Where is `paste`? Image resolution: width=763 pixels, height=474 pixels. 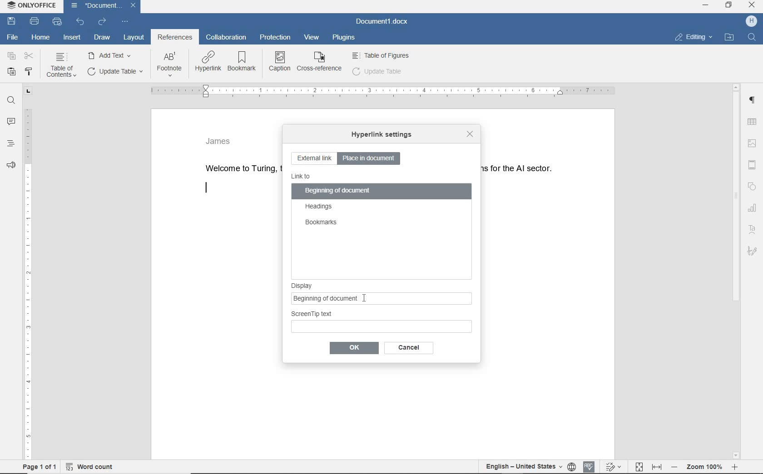 paste is located at coordinates (11, 71).